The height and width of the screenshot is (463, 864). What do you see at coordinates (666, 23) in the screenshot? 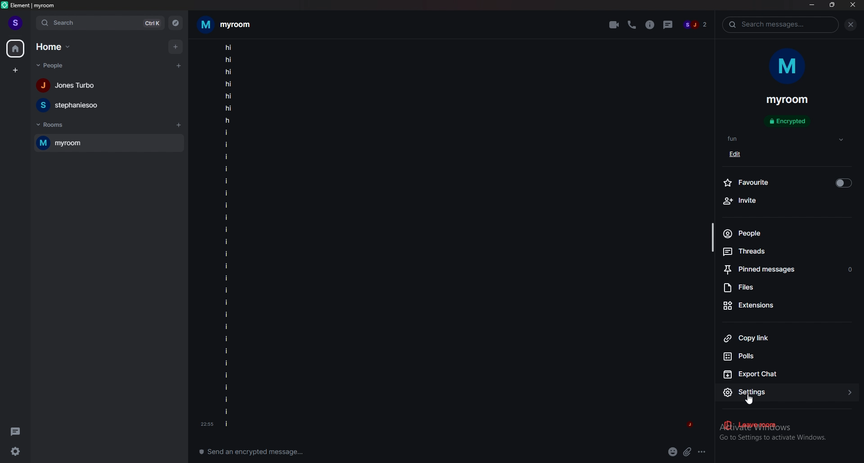
I see `threads` at bounding box center [666, 23].